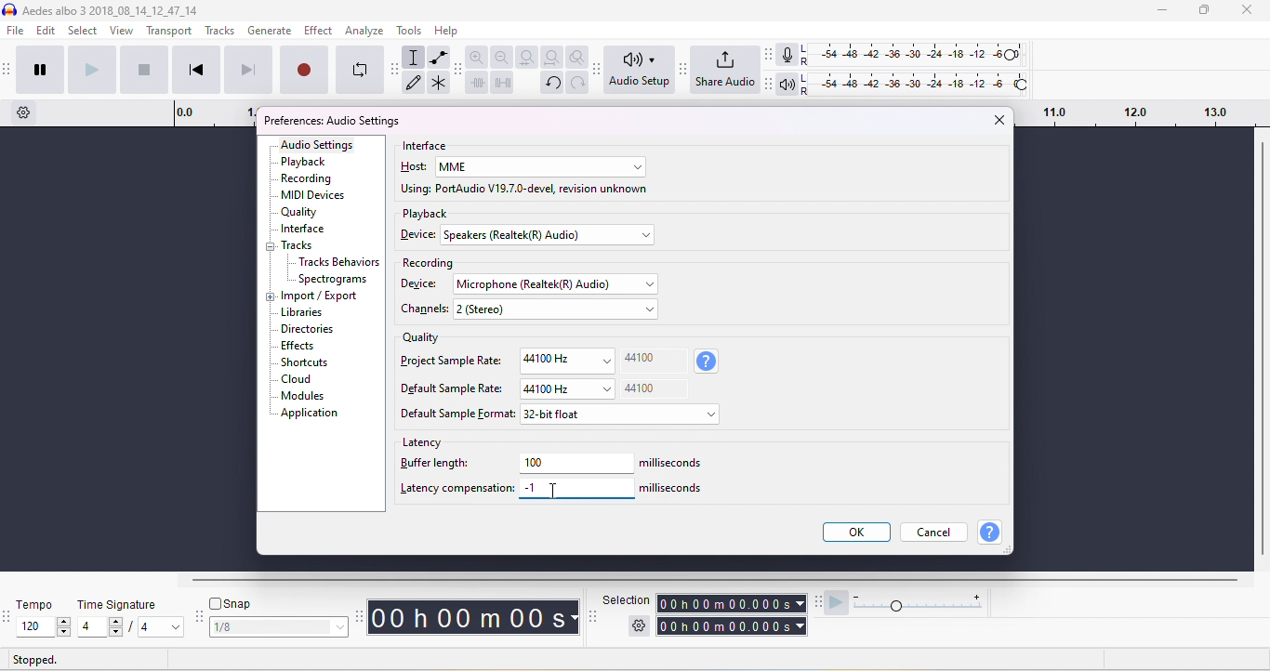 The image size is (1270, 671). Describe the element at coordinates (506, 86) in the screenshot. I see `silence the selection` at that location.